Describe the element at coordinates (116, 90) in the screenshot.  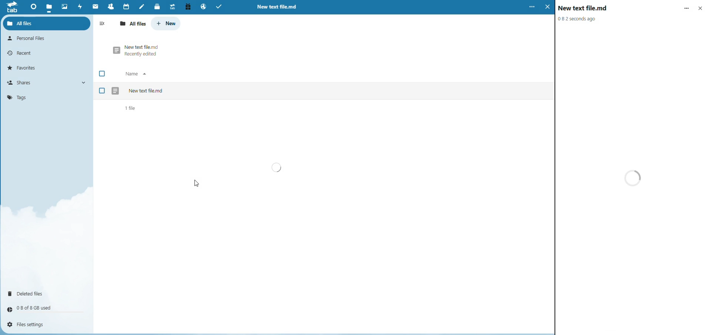
I see `new text file logo` at that location.